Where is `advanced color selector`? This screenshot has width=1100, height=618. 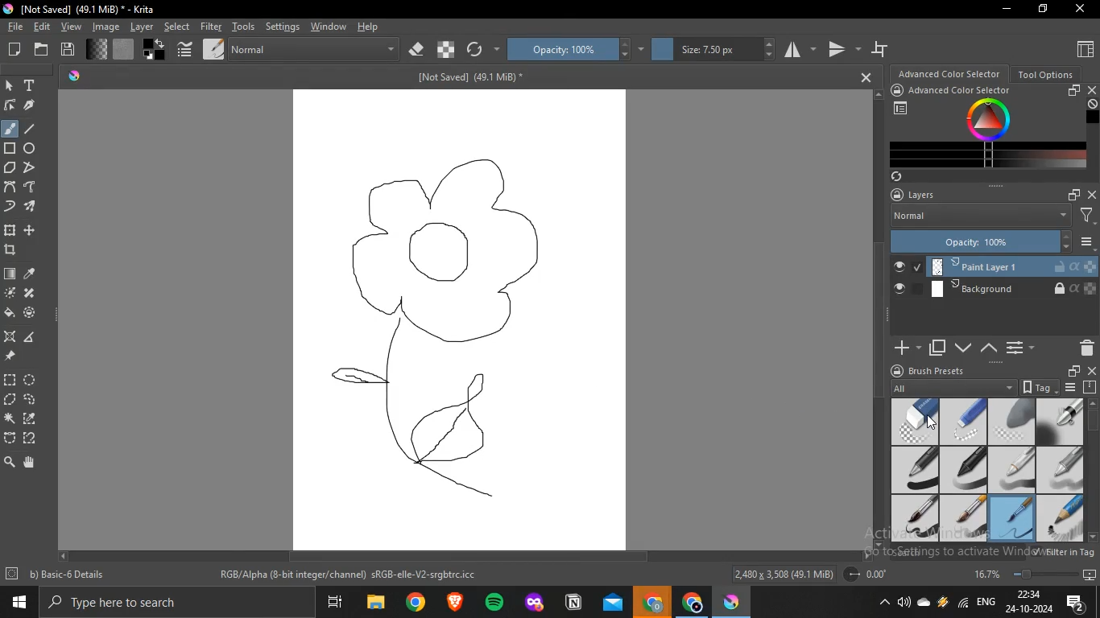 advanced color selector is located at coordinates (965, 90).